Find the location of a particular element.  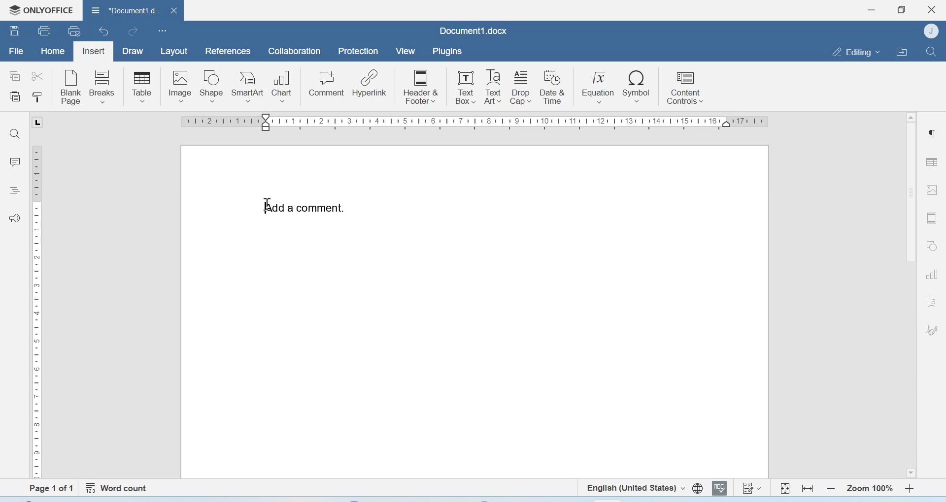

Shapes is located at coordinates (933, 245).